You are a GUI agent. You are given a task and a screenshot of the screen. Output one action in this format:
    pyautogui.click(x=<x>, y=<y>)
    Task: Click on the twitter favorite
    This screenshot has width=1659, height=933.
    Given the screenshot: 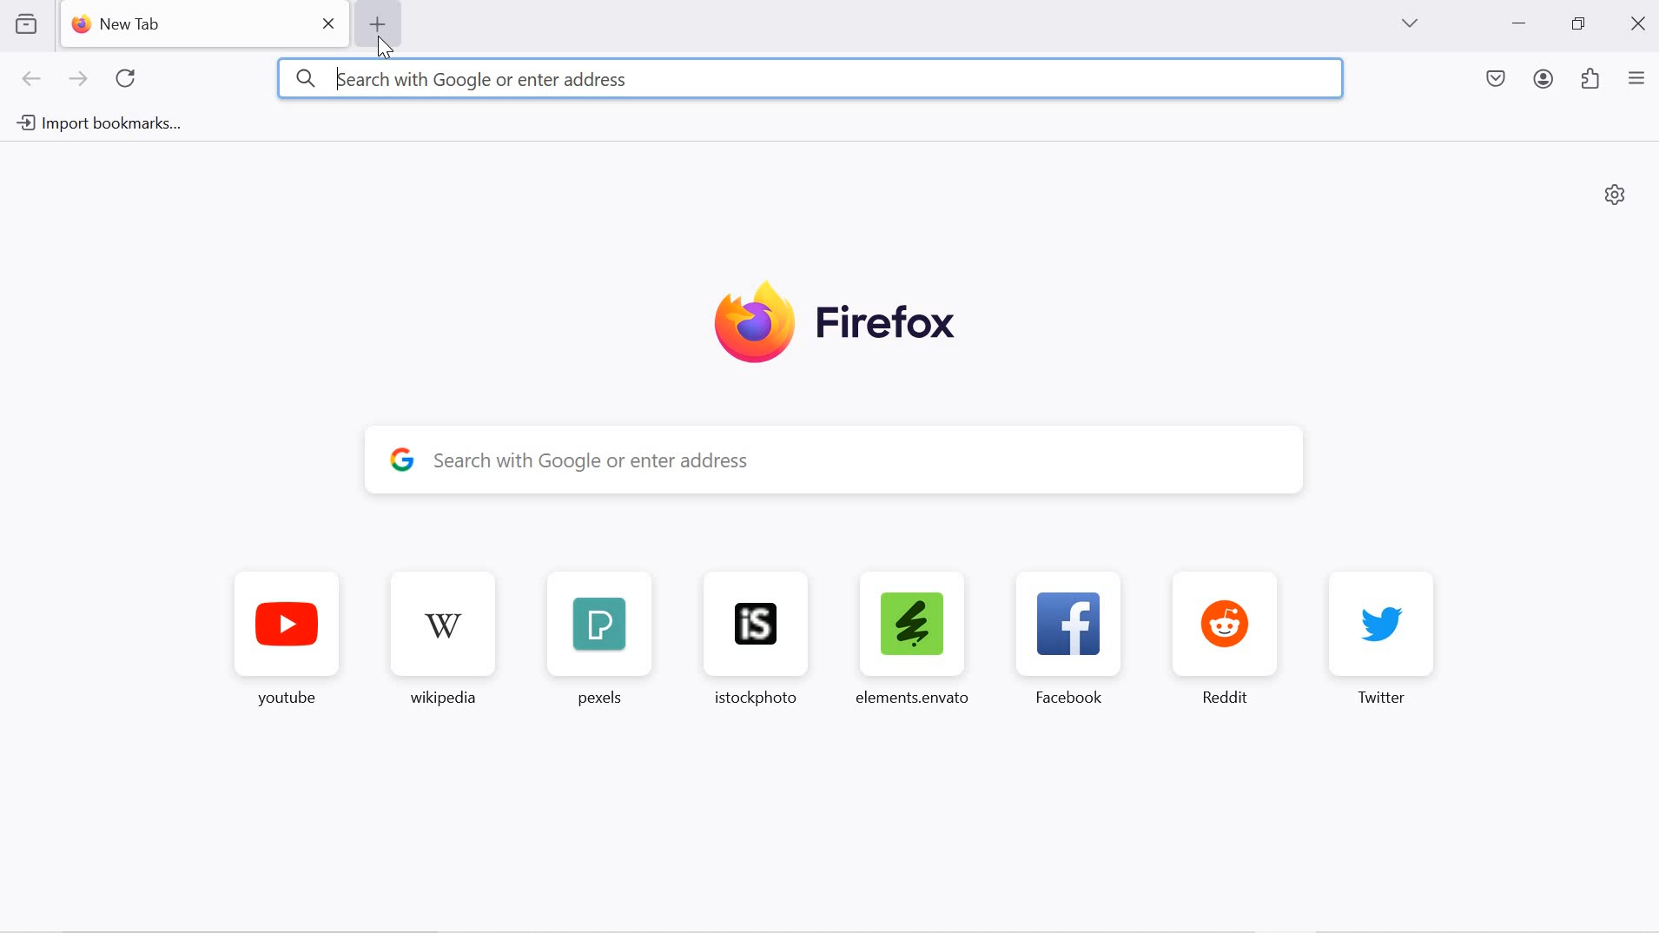 What is the action you would take?
    pyautogui.click(x=1383, y=638)
    